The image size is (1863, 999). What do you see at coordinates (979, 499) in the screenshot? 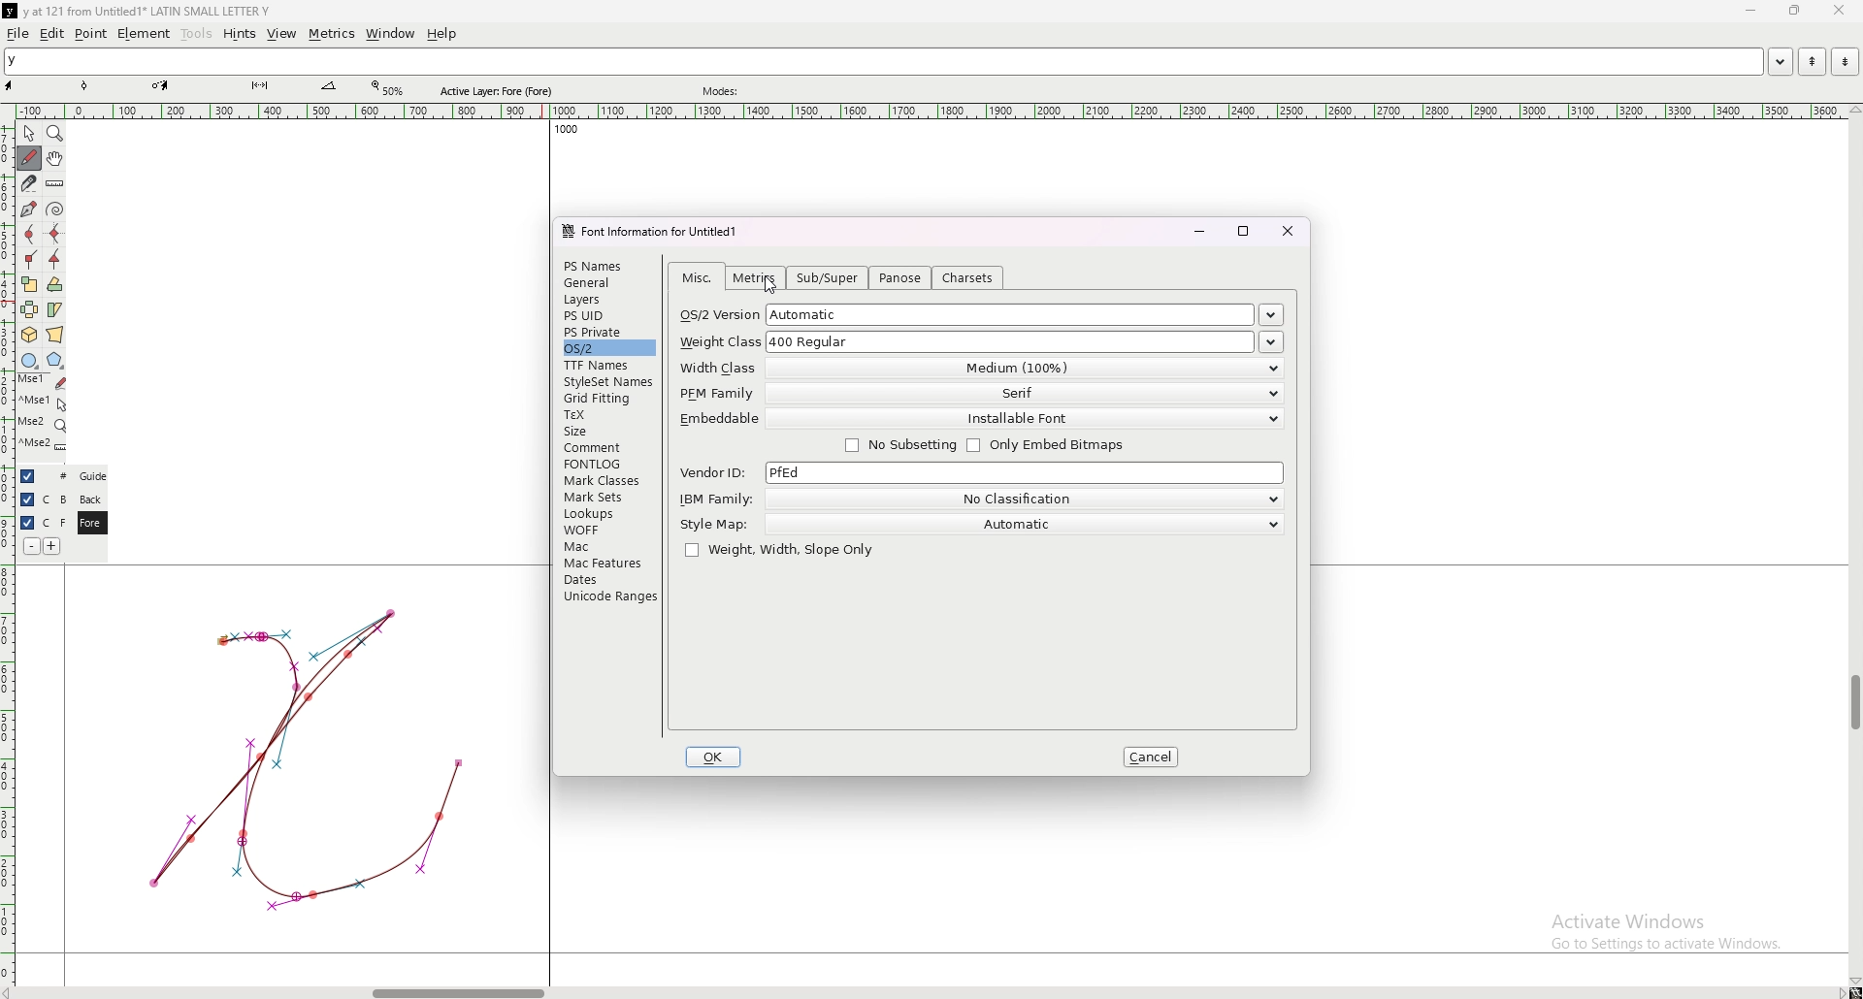
I see `ibm family no classification` at bounding box center [979, 499].